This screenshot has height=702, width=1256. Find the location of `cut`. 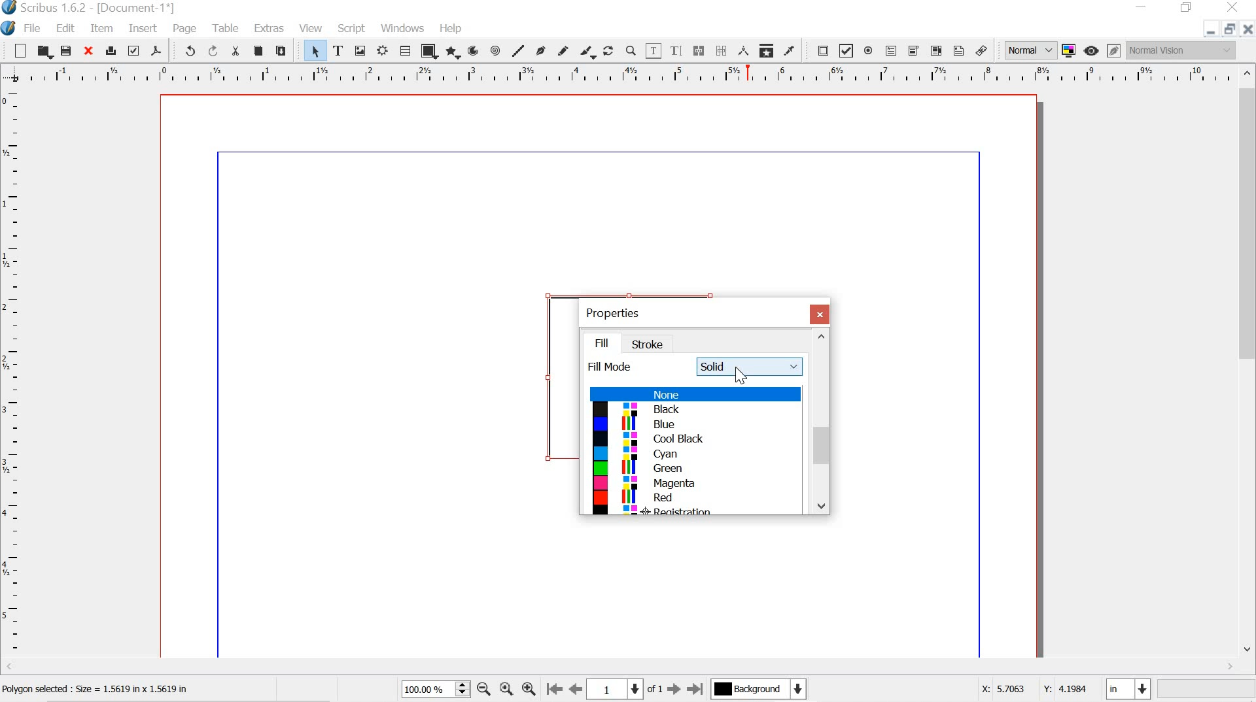

cut is located at coordinates (237, 51).